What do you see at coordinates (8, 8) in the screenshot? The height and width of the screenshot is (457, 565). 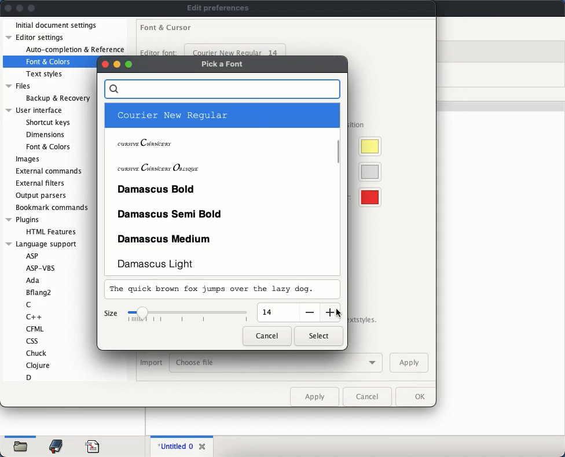 I see `close` at bounding box center [8, 8].